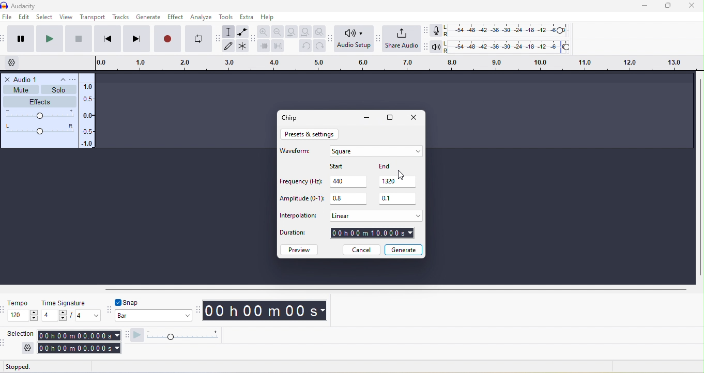 The image size is (704, 373). What do you see at coordinates (94, 18) in the screenshot?
I see `transport` at bounding box center [94, 18].